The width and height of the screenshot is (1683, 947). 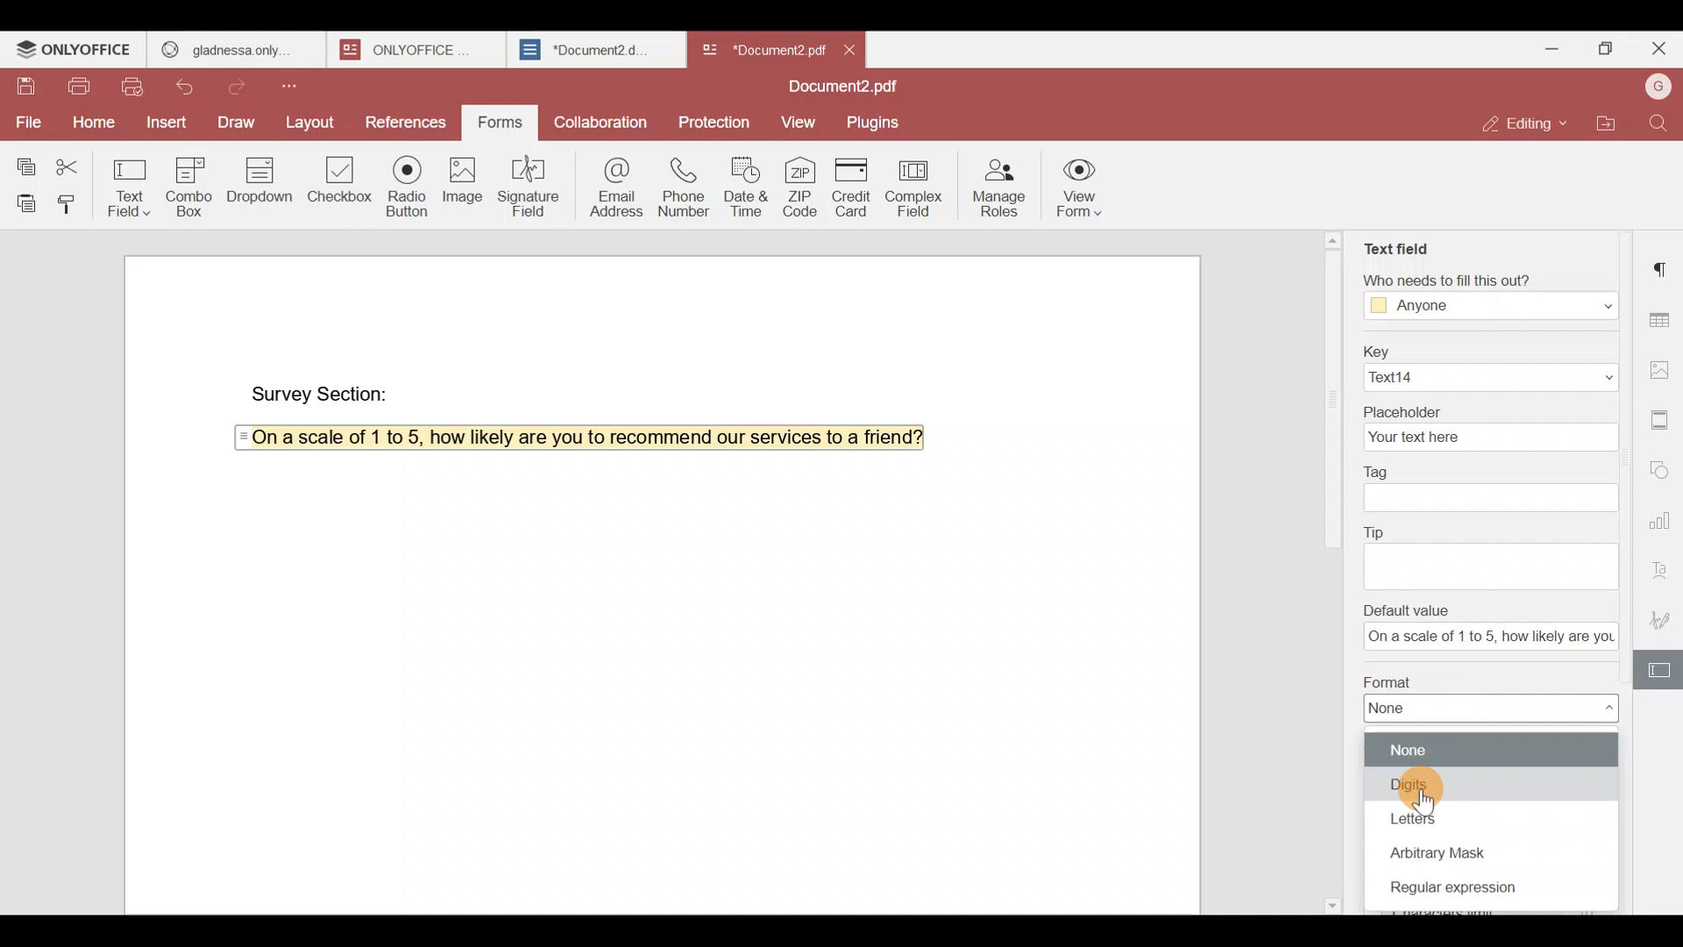 What do you see at coordinates (586, 47) in the screenshot?
I see `*Document2.d..` at bounding box center [586, 47].